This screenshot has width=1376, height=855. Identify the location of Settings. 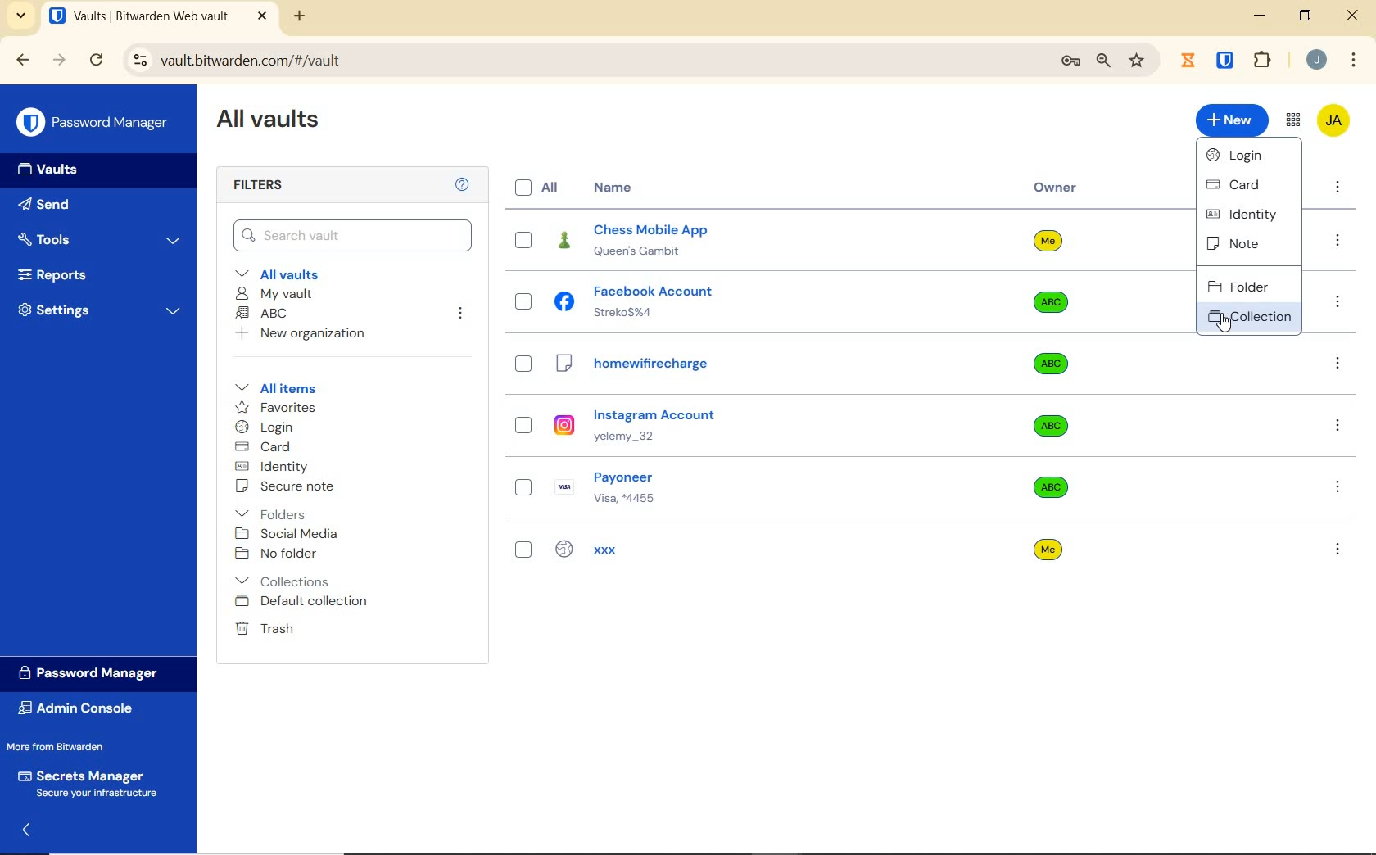
(102, 313).